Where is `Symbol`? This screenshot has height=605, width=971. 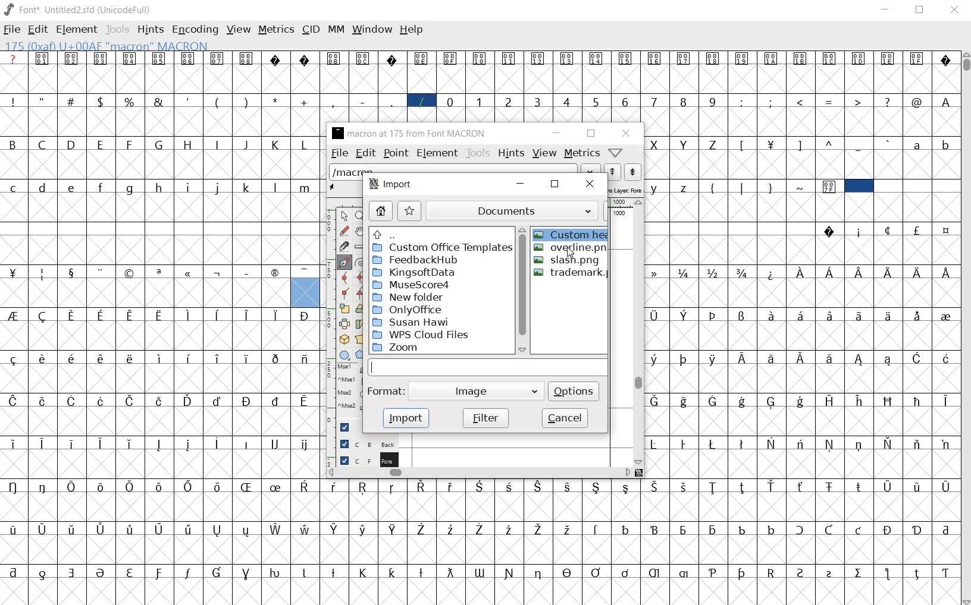
Symbol is located at coordinates (133, 572).